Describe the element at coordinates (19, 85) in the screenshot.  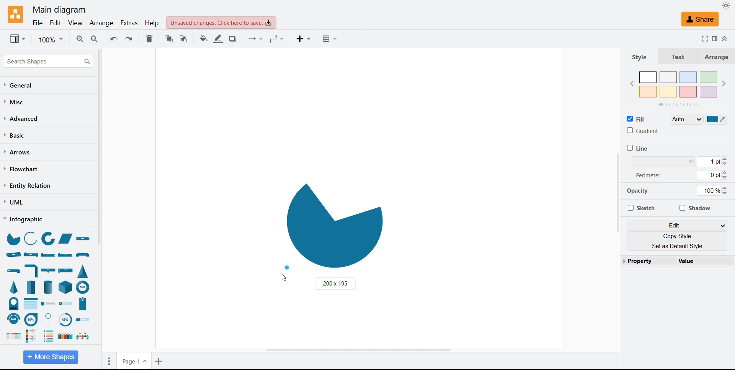
I see `general ` at that location.